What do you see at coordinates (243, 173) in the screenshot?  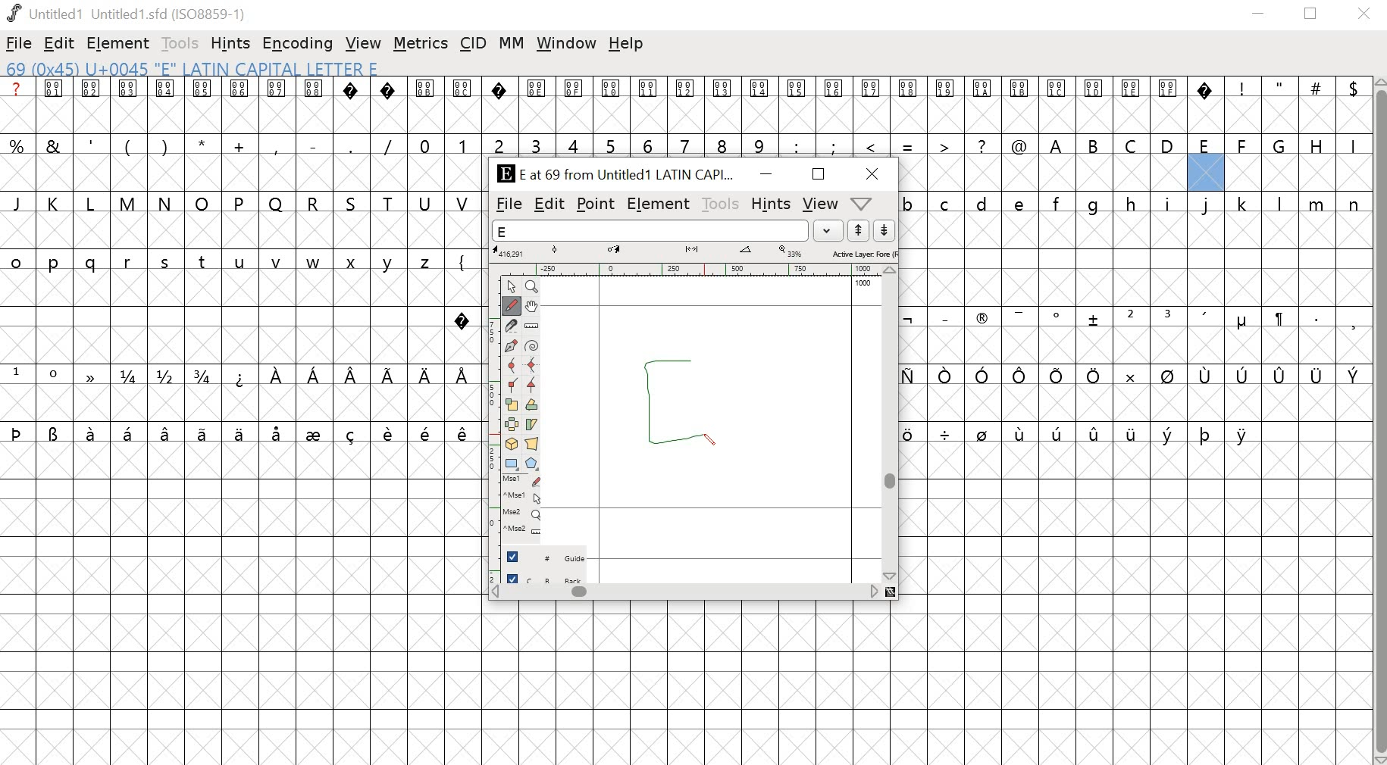 I see `empty cells` at bounding box center [243, 173].